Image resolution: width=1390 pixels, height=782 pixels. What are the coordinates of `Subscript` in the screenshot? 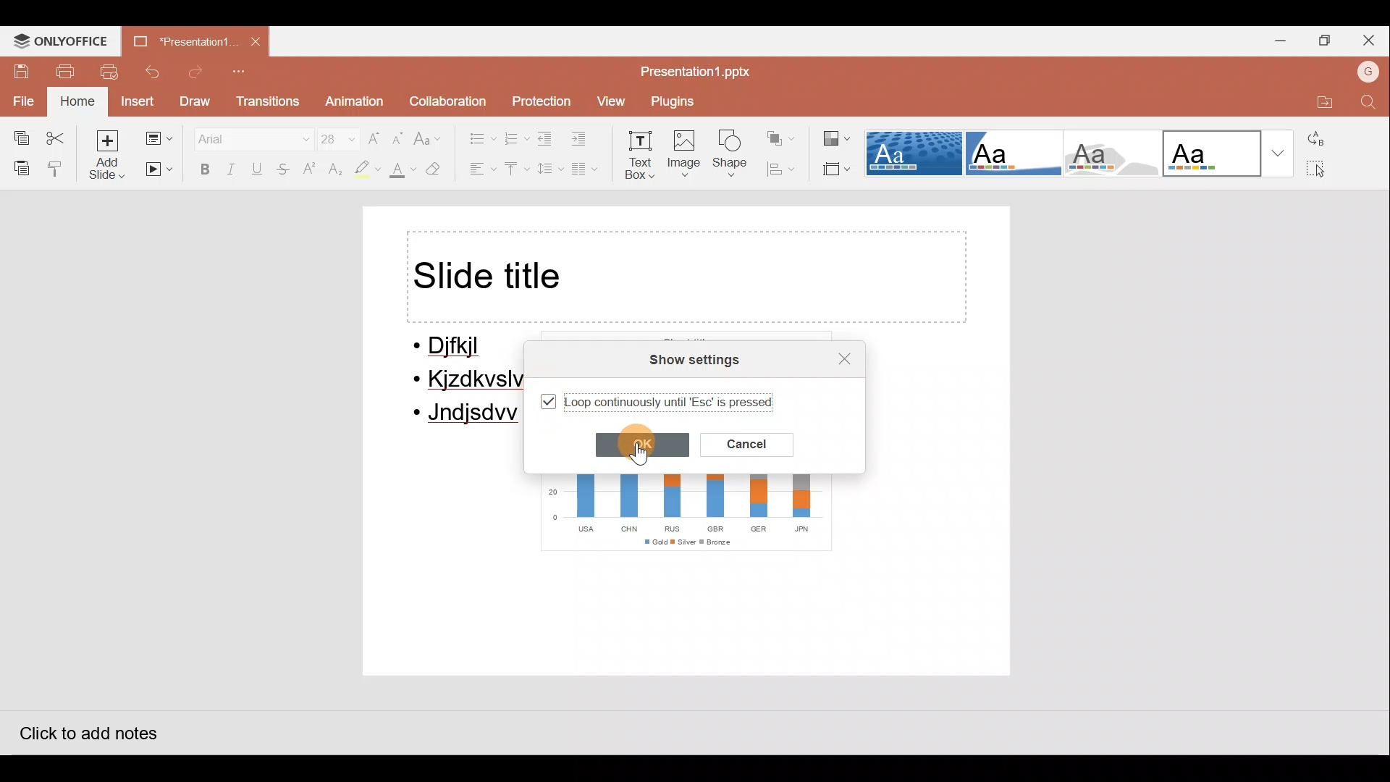 It's located at (333, 170).